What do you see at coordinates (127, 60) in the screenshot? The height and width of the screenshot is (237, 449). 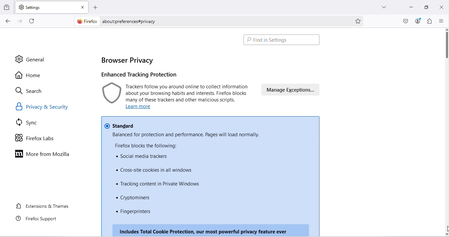 I see `Browser Privacy` at bounding box center [127, 60].